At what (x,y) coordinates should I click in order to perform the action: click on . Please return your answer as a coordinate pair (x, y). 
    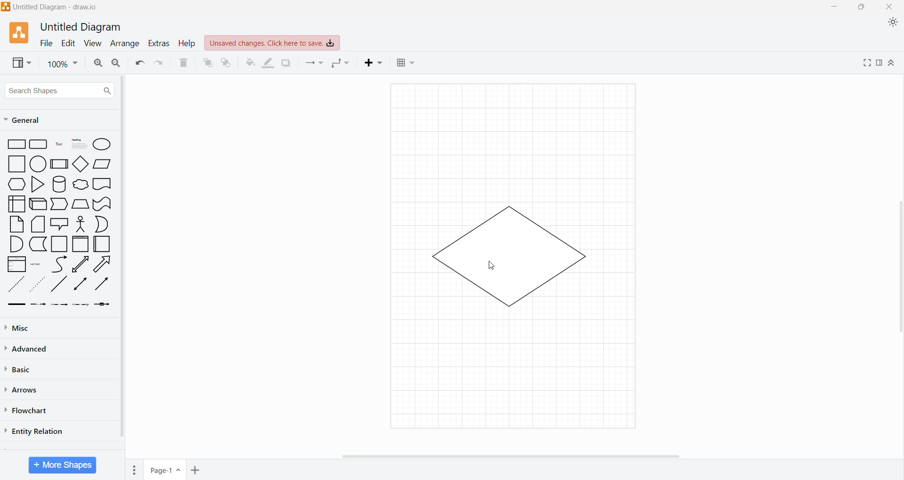
    Looking at the image, I should click on (136, 468).